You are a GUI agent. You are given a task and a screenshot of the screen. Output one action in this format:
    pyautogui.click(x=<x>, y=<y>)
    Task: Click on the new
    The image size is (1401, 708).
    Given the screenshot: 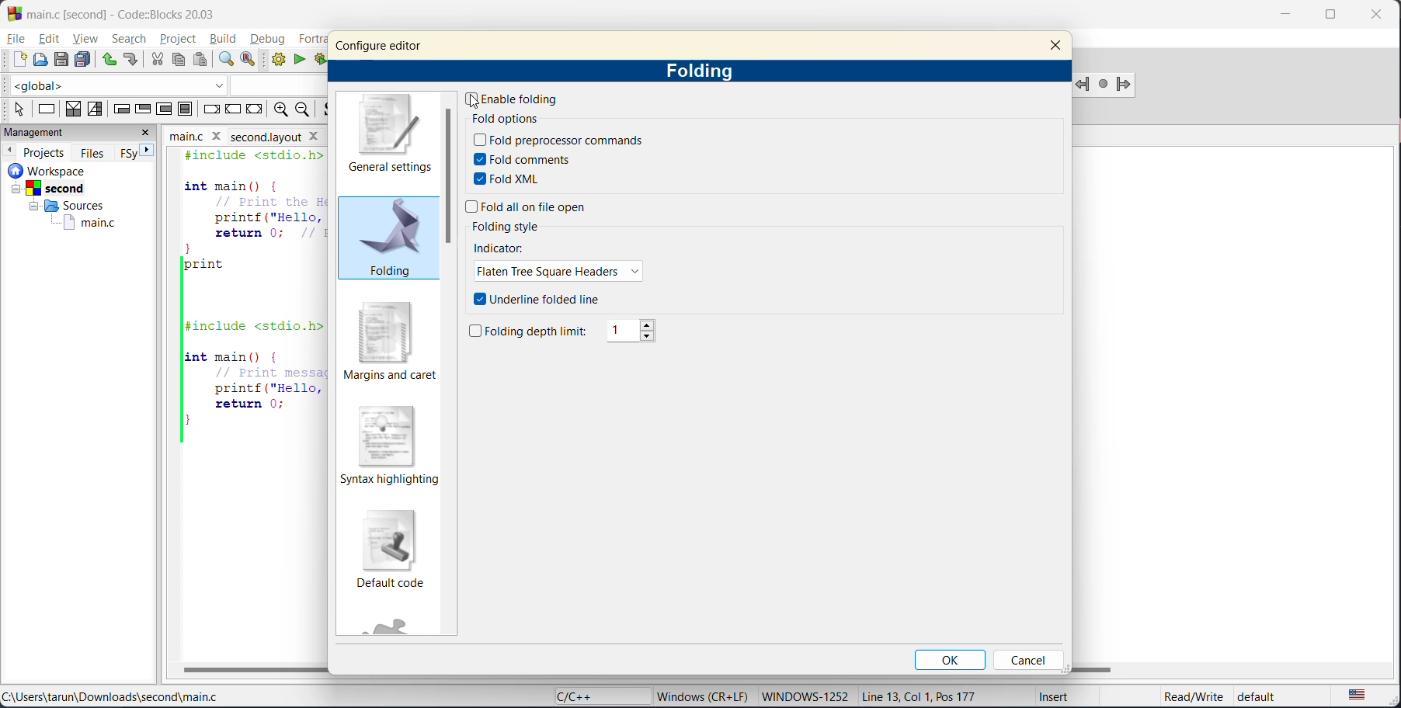 What is the action you would take?
    pyautogui.click(x=19, y=61)
    